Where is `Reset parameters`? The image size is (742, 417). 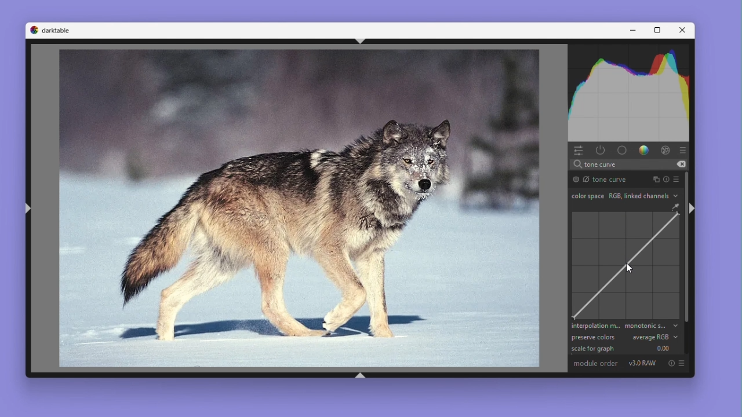
Reset parameters is located at coordinates (667, 179).